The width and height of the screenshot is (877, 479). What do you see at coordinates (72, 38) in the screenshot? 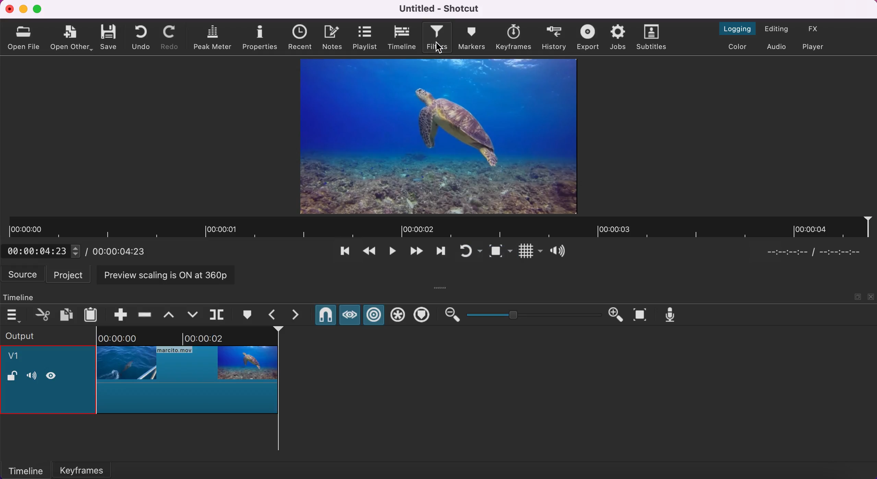
I see `open other` at bounding box center [72, 38].